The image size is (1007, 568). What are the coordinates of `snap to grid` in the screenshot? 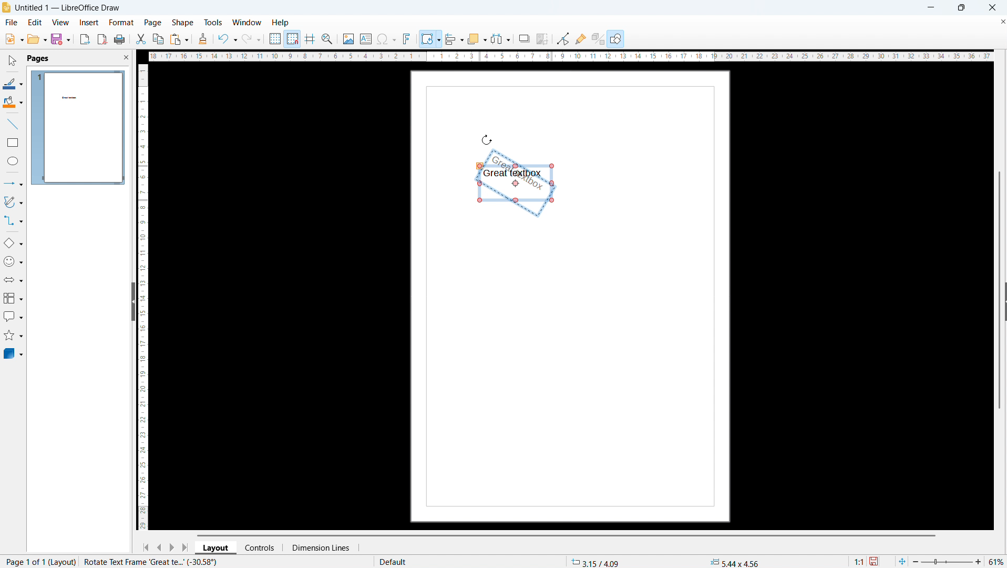 It's located at (293, 38).